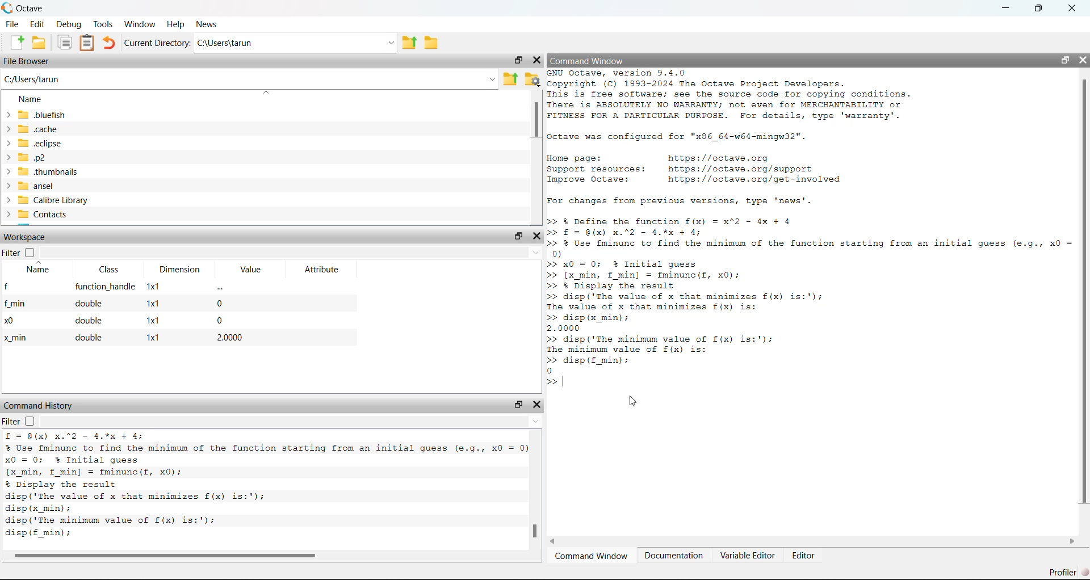 The height and width of the screenshot is (580, 1090). Describe the element at coordinates (28, 61) in the screenshot. I see `File Browser` at that location.